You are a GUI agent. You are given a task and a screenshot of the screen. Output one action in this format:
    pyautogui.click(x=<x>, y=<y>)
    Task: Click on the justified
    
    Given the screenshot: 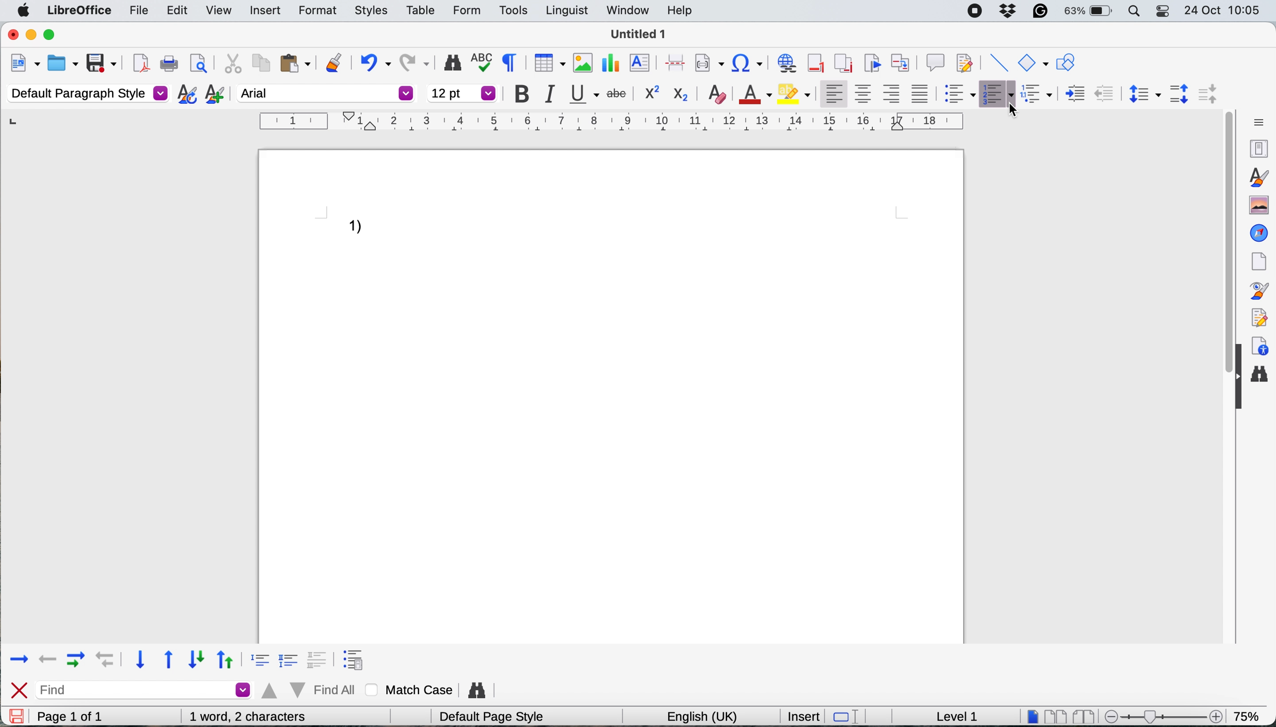 What is the action you would take?
    pyautogui.click(x=923, y=93)
    